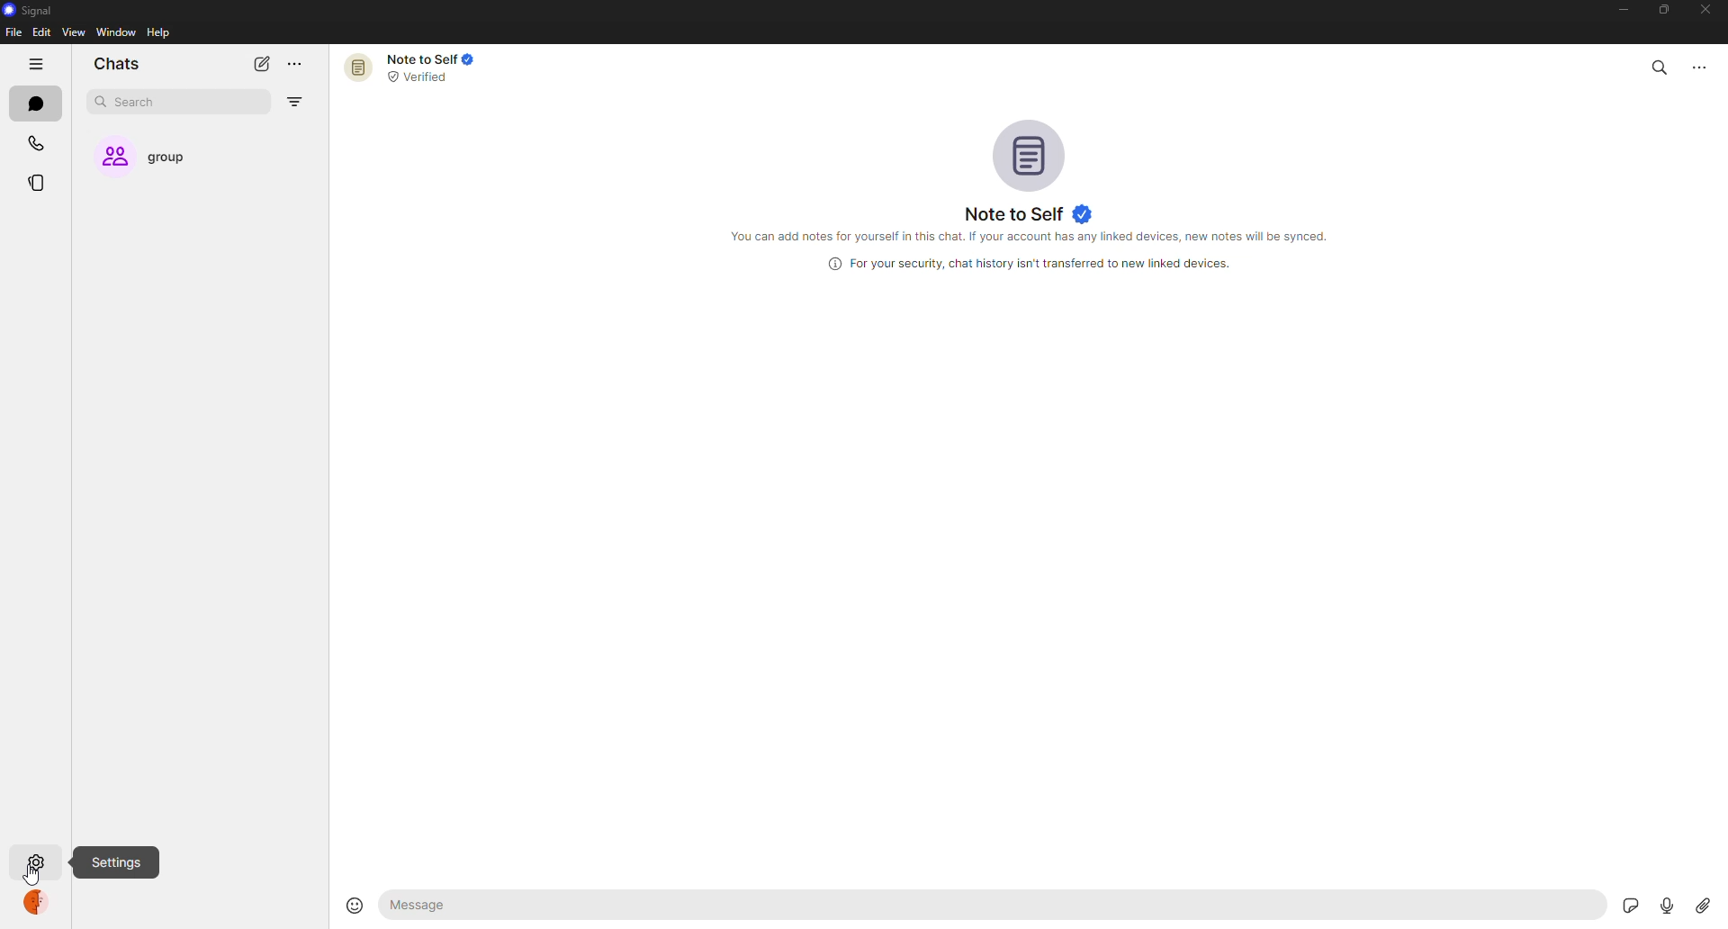  I want to click on minimize, so click(1615, 12).